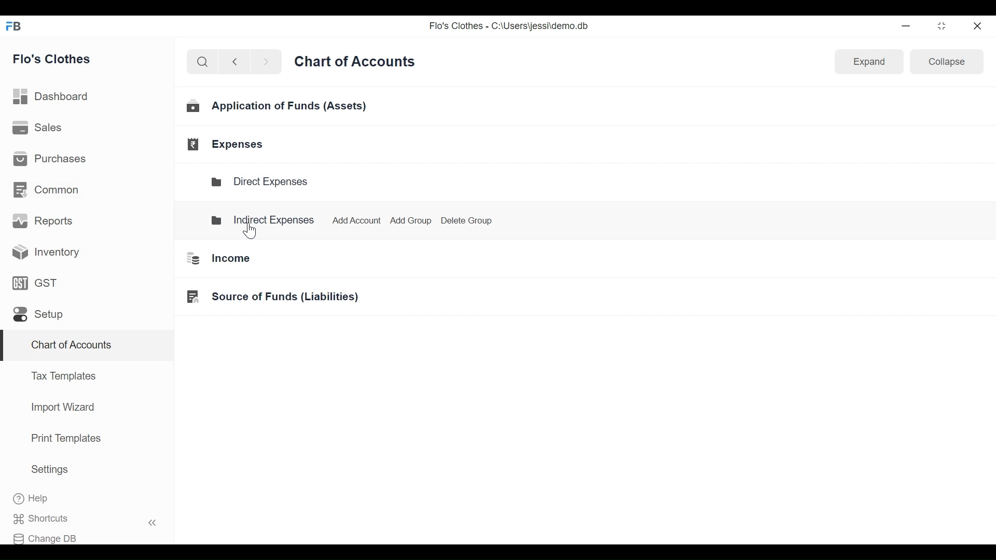 This screenshot has height=560, width=996. What do you see at coordinates (256, 229) in the screenshot?
I see `Cursor` at bounding box center [256, 229].